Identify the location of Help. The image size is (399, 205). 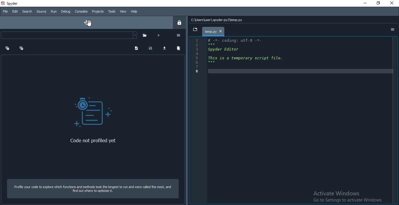
(133, 12).